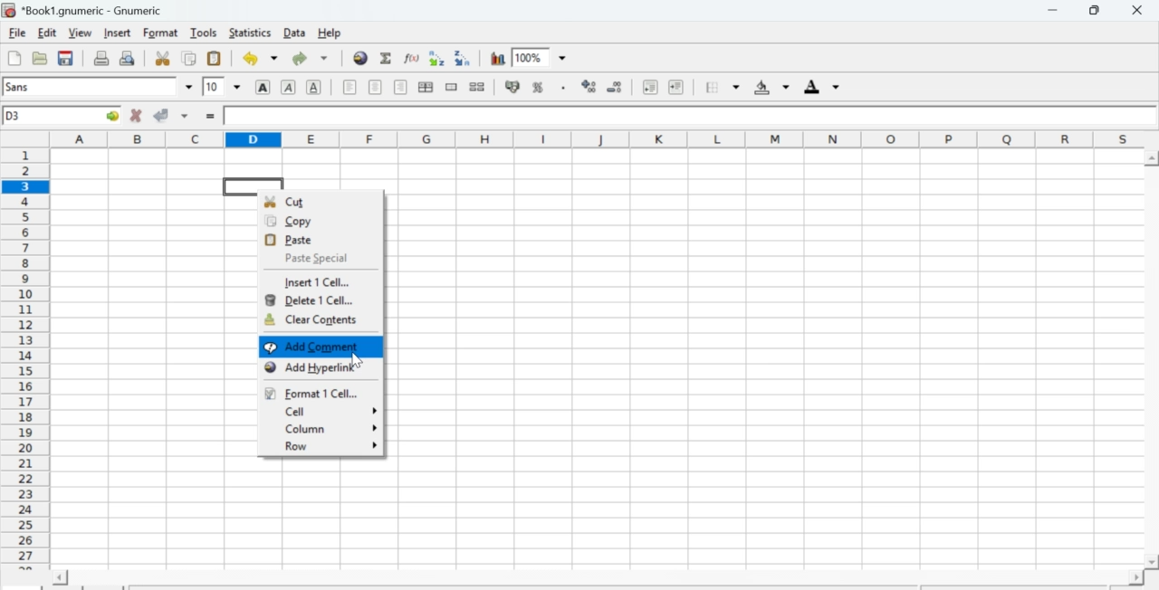 The image size is (1159, 590). What do you see at coordinates (358, 360) in the screenshot?
I see `cursor` at bounding box center [358, 360].